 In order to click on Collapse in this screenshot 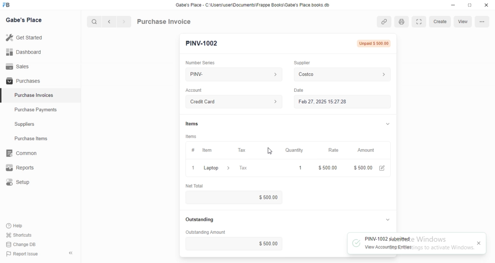, I will do `click(71, 253)`.